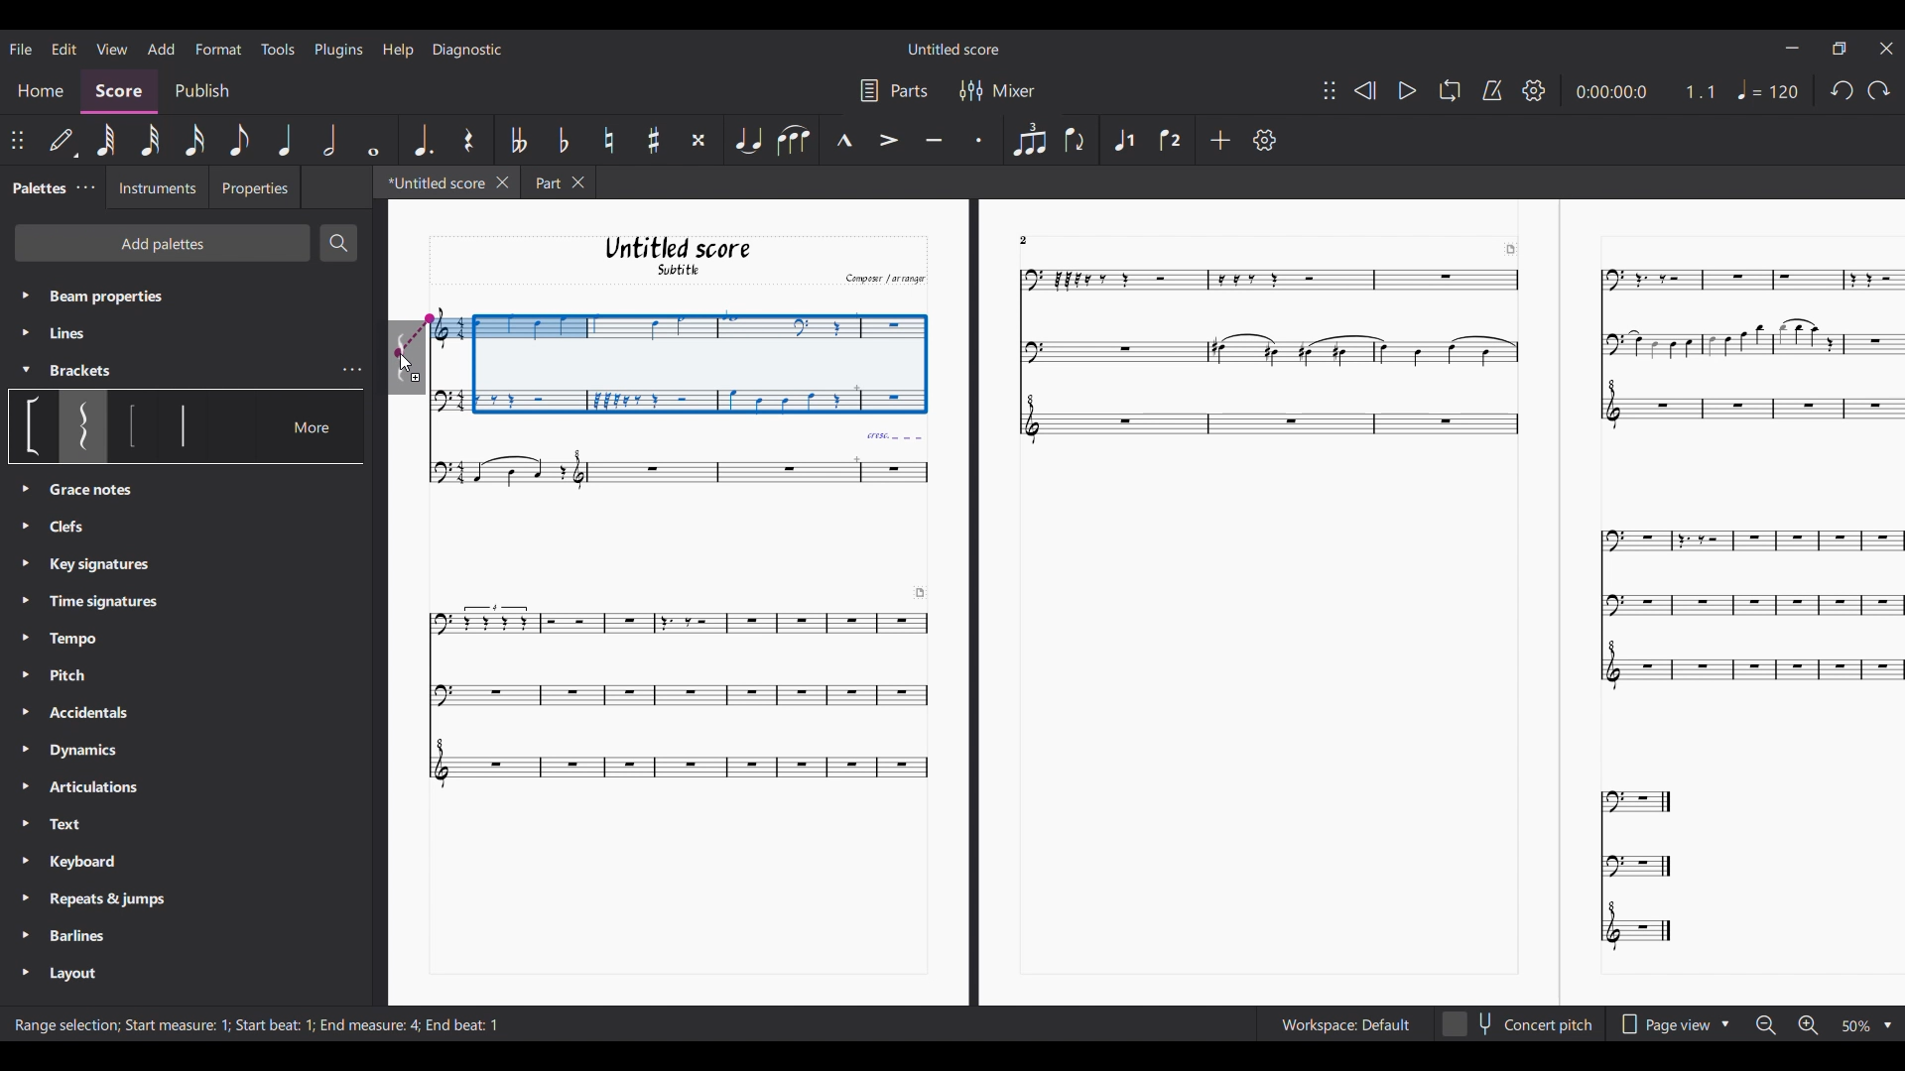 The image size is (1905, 1071). Describe the element at coordinates (1750, 402) in the screenshot. I see `` at that location.